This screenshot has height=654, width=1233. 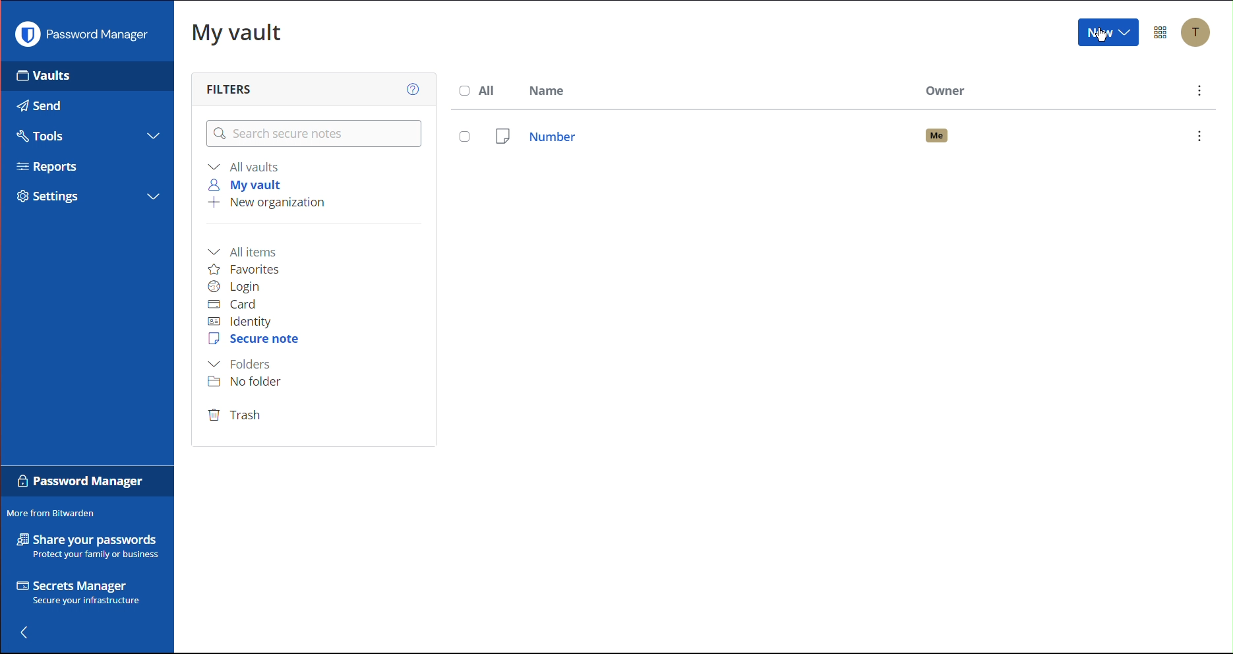 I want to click on Help, so click(x=411, y=87).